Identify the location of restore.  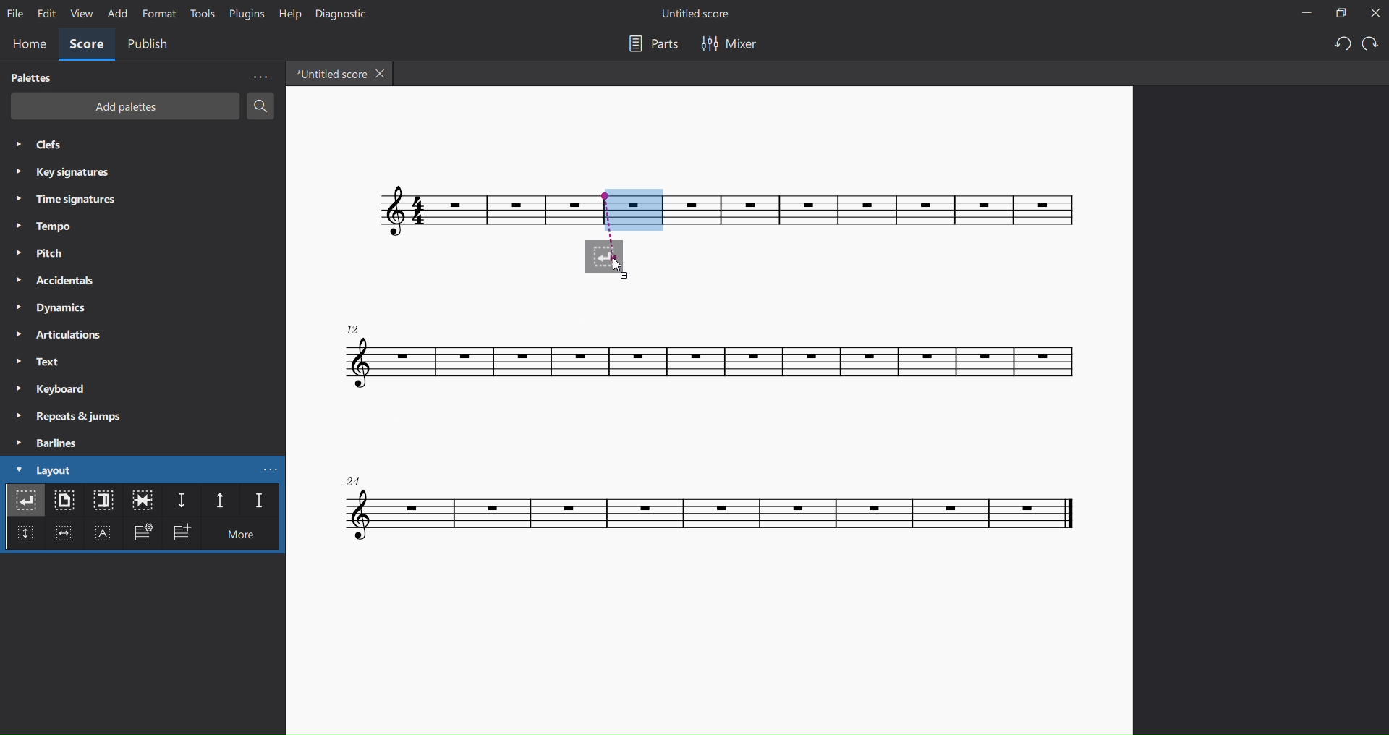
(1338, 13).